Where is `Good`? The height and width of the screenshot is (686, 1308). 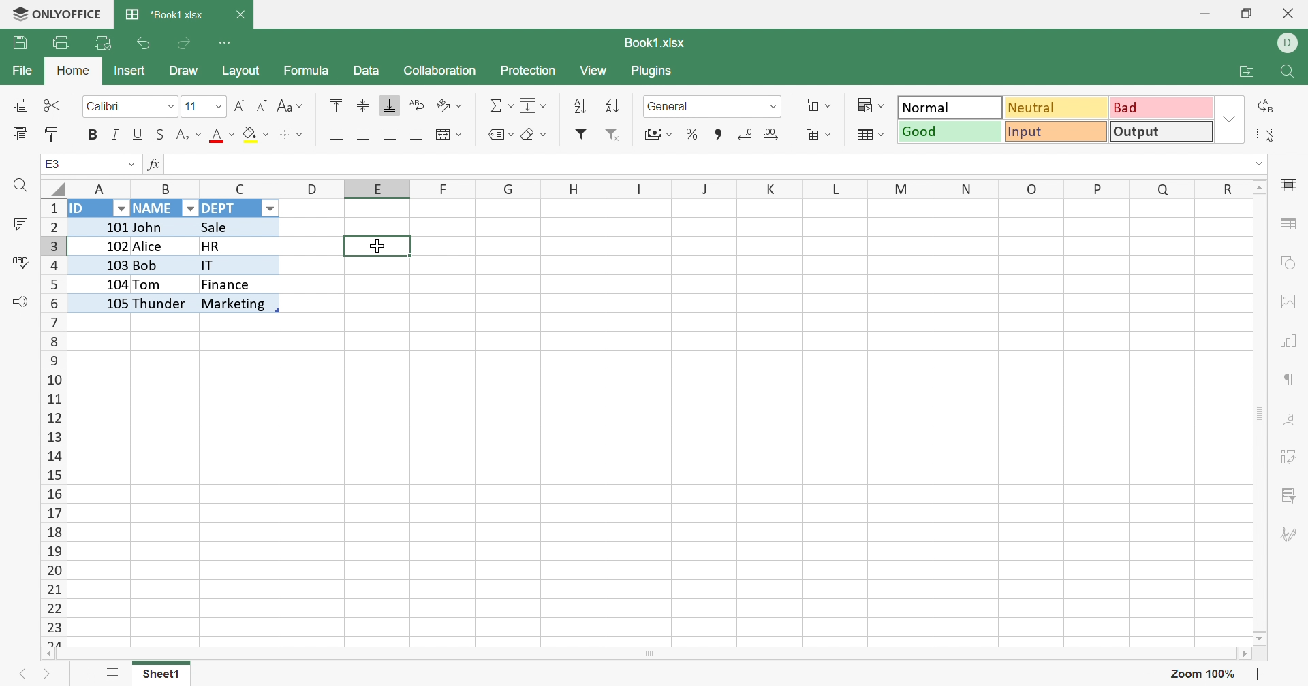 Good is located at coordinates (950, 134).